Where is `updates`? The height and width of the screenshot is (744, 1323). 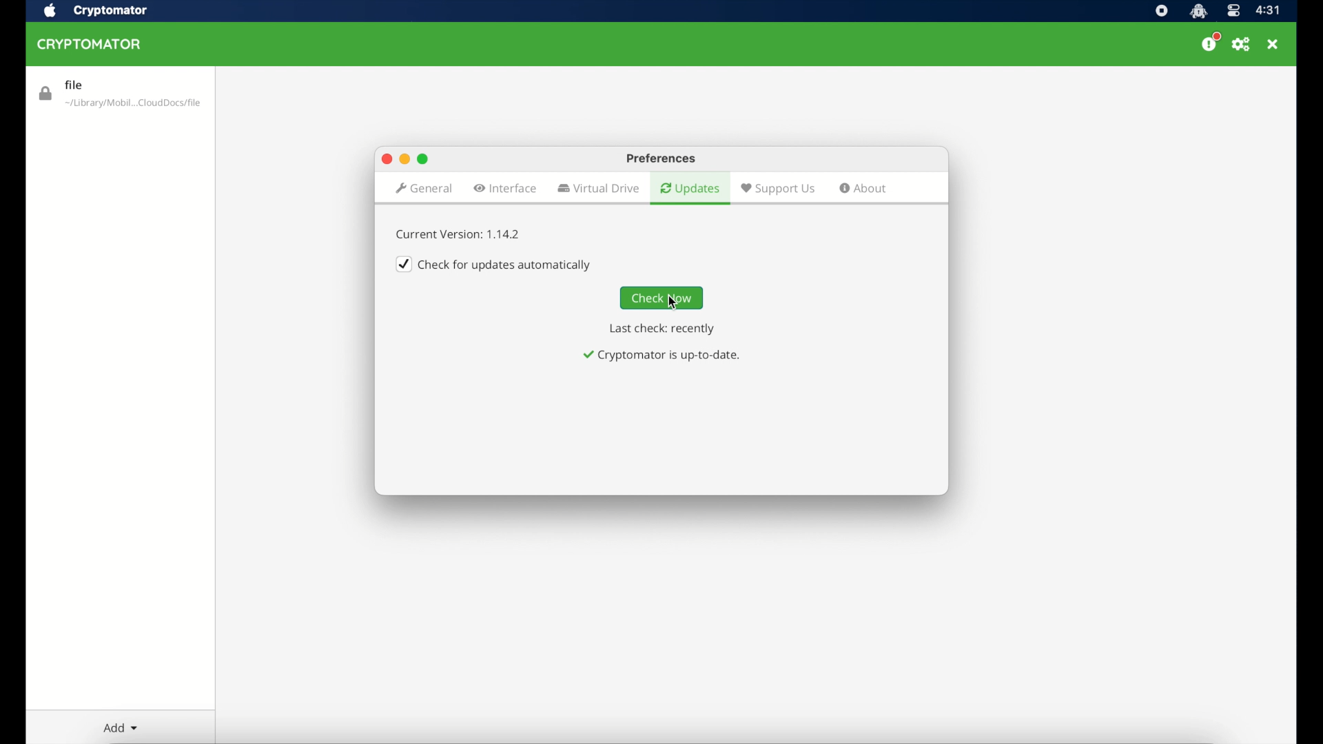 updates is located at coordinates (690, 188).